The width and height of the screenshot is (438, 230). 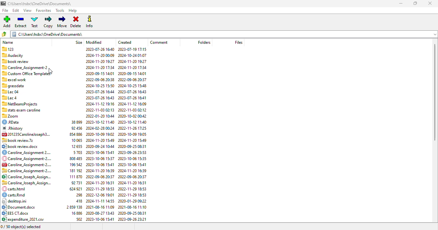 What do you see at coordinates (94, 42) in the screenshot?
I see `modified` at bounding box center [94, 42].